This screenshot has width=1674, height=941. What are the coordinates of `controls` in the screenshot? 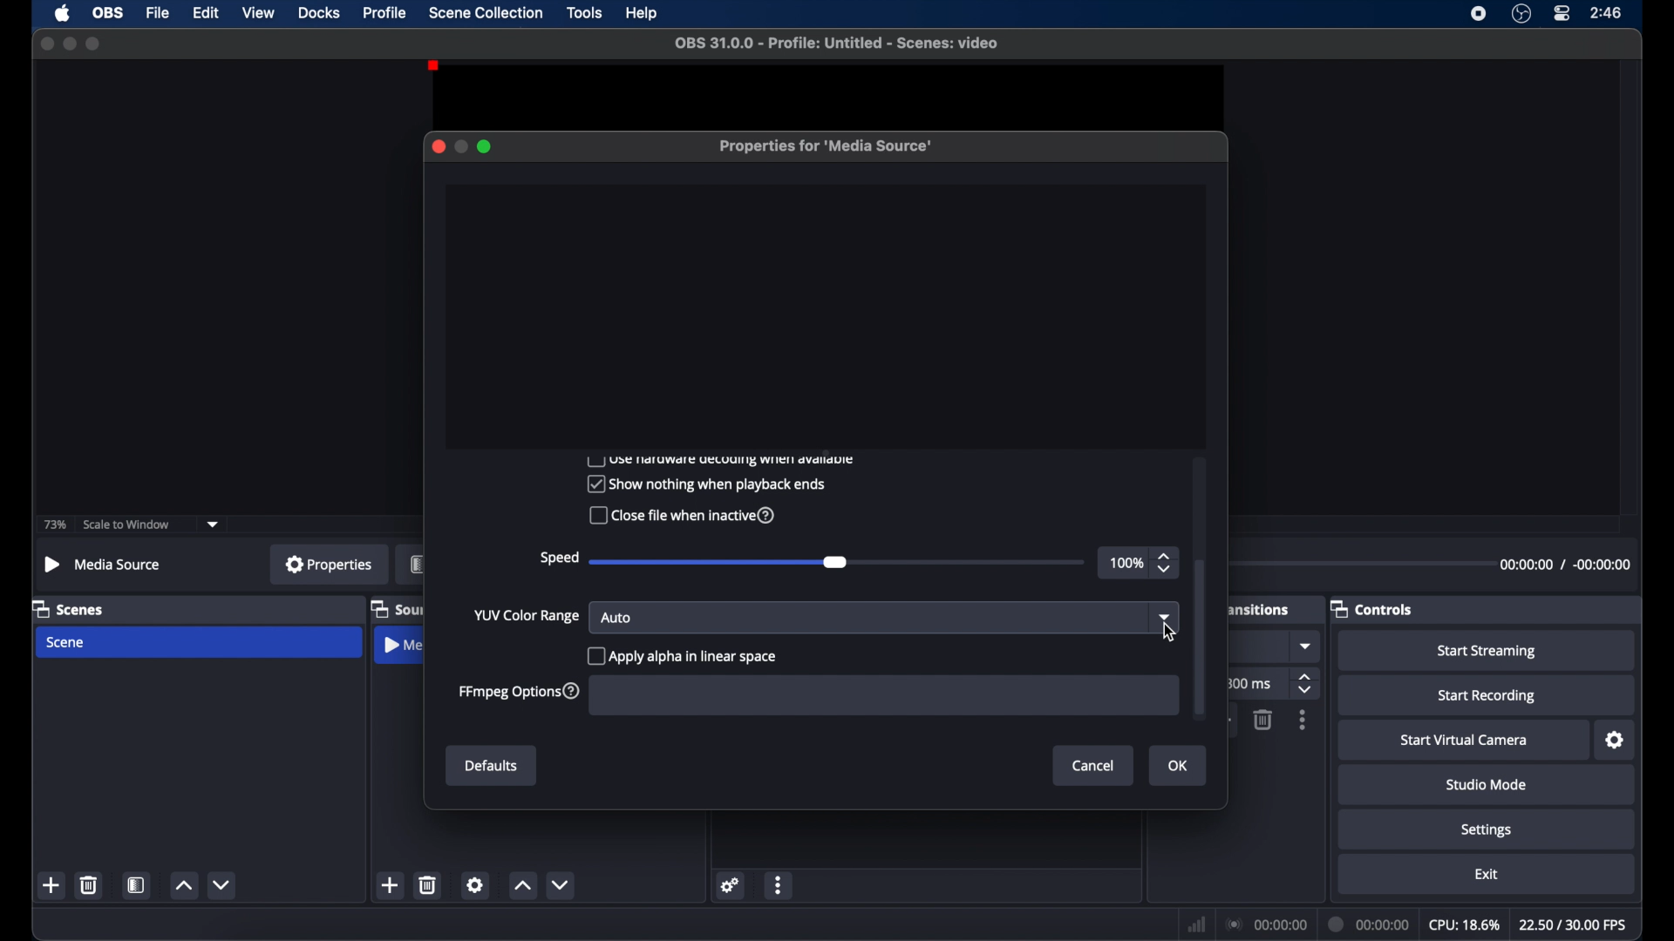 It's located at (1372, 608).